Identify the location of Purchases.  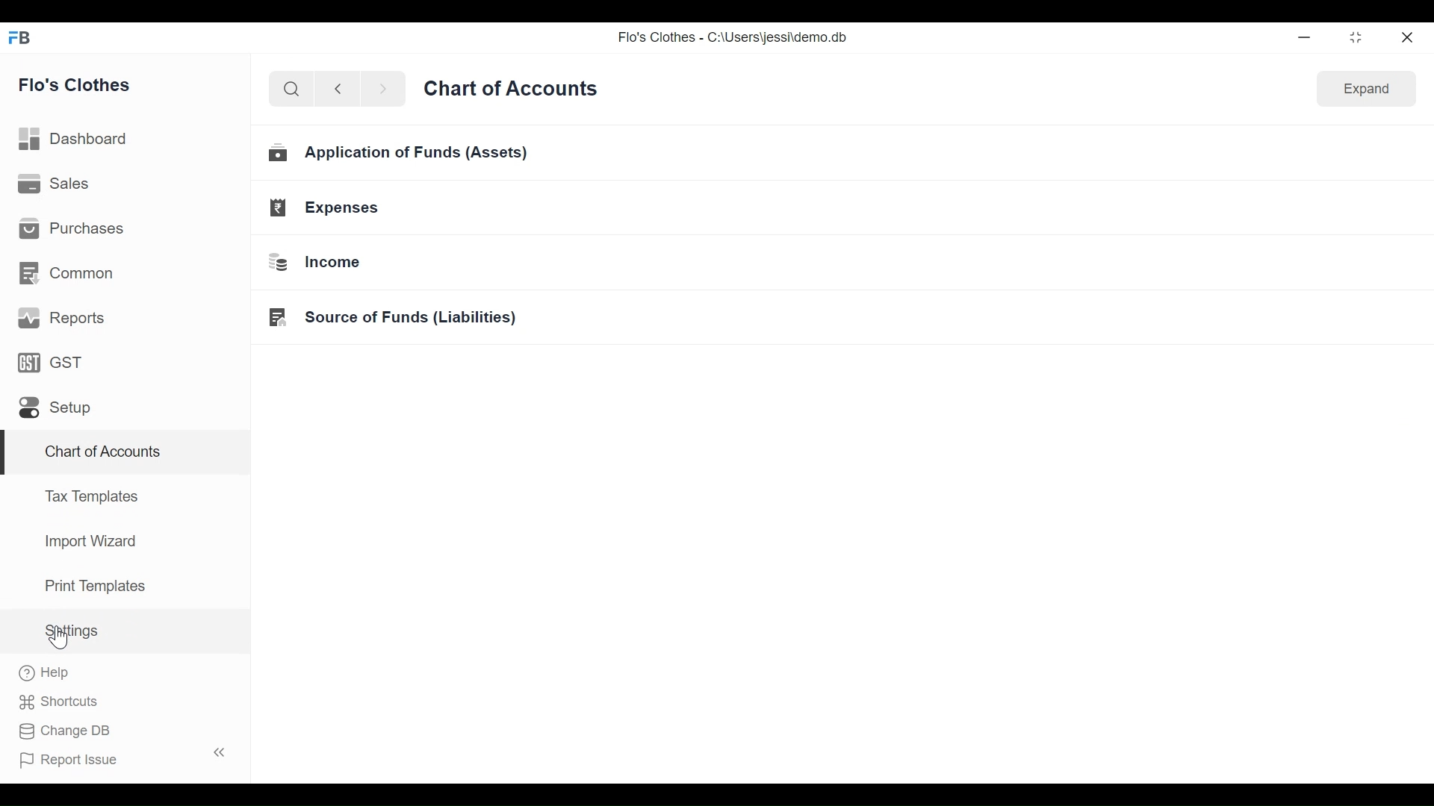
(69, 229).